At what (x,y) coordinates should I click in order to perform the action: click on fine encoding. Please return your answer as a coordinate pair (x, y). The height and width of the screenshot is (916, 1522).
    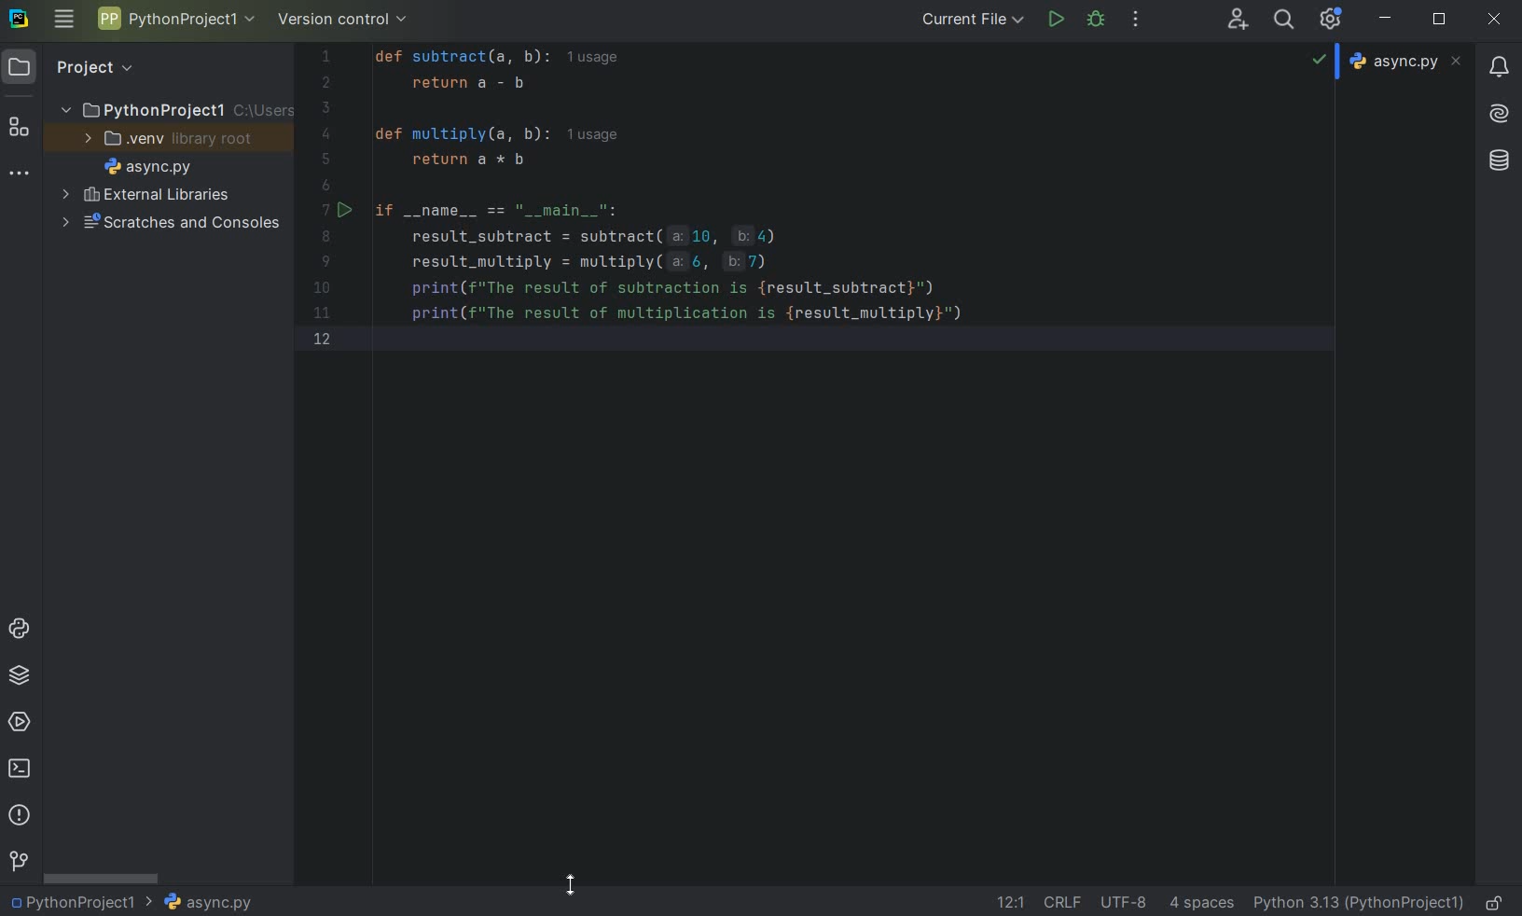
    Looking at the image, I should click on (1123, 900).